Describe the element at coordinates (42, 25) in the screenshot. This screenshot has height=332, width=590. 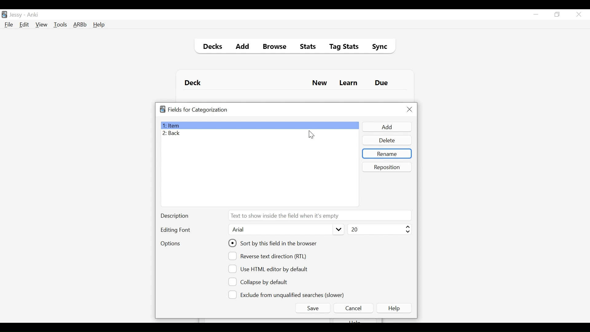
I see `View` at that location.